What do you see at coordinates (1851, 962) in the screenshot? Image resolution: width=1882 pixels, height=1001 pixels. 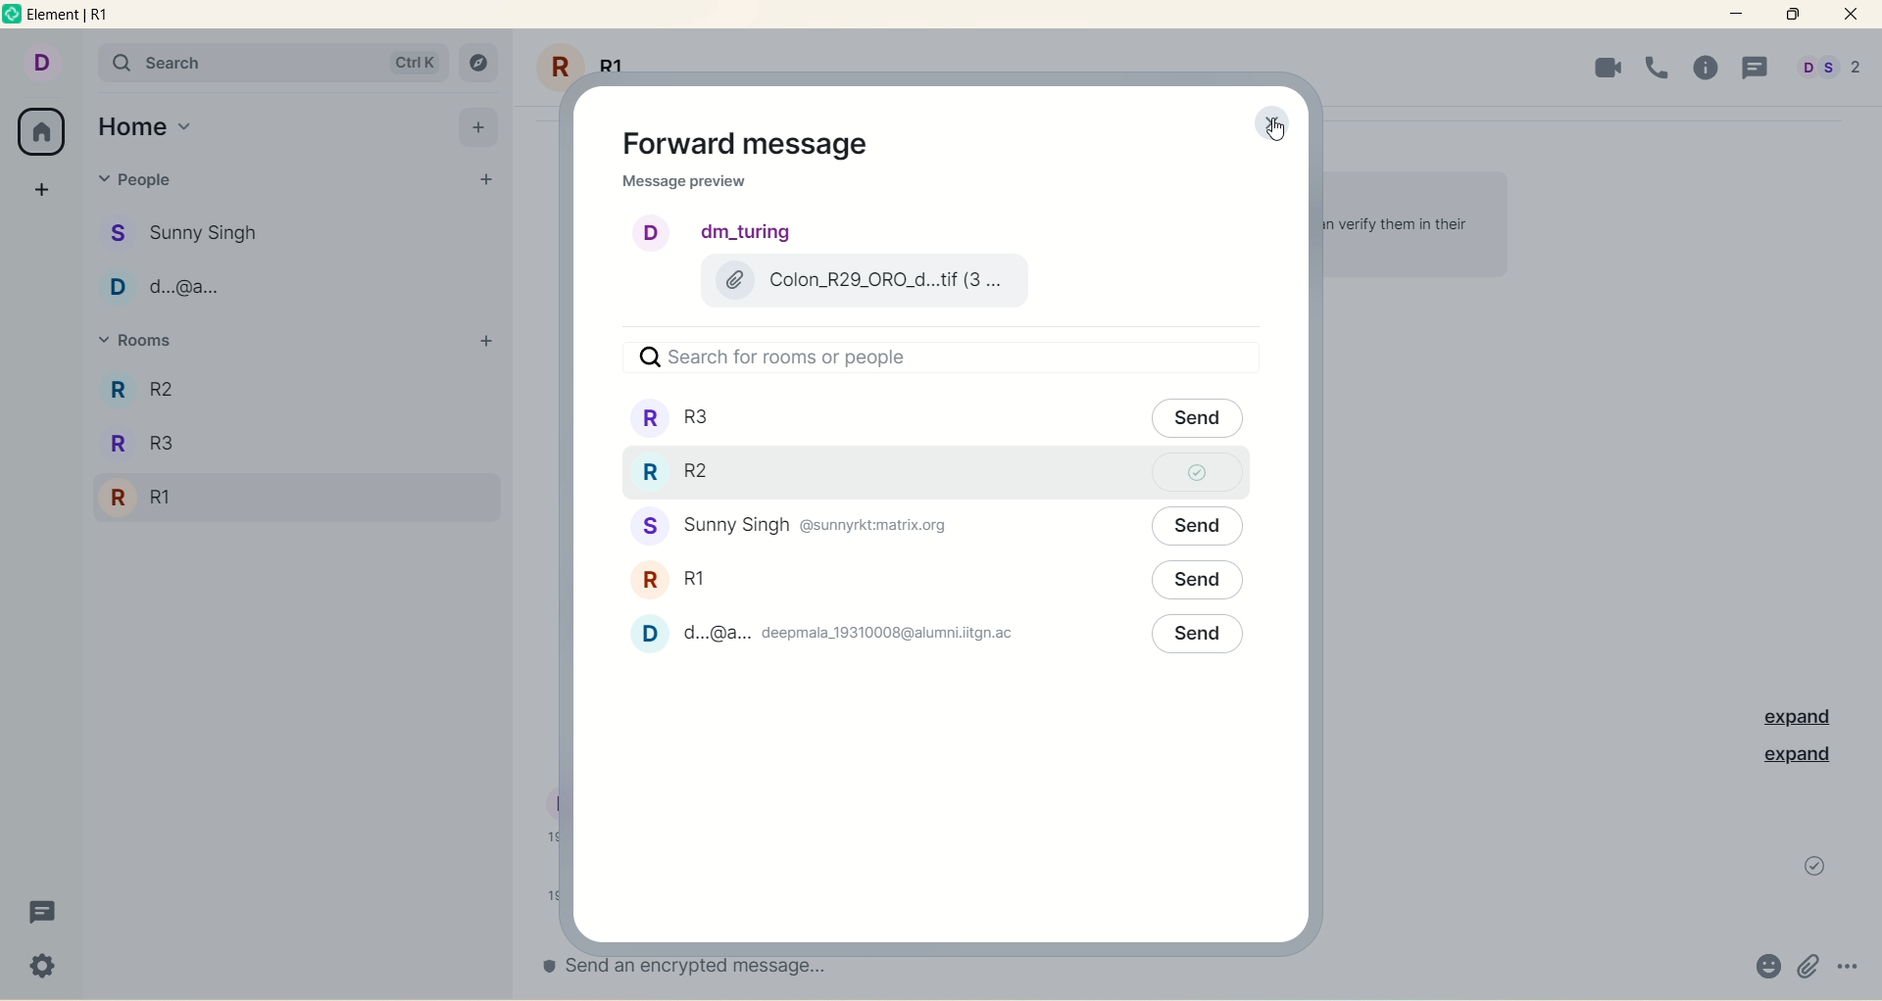 I see `options` at bounding box center [1851, 962].